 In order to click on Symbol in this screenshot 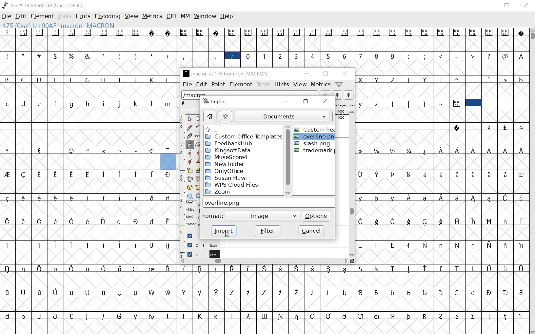, I will do `click(330, 32)`.